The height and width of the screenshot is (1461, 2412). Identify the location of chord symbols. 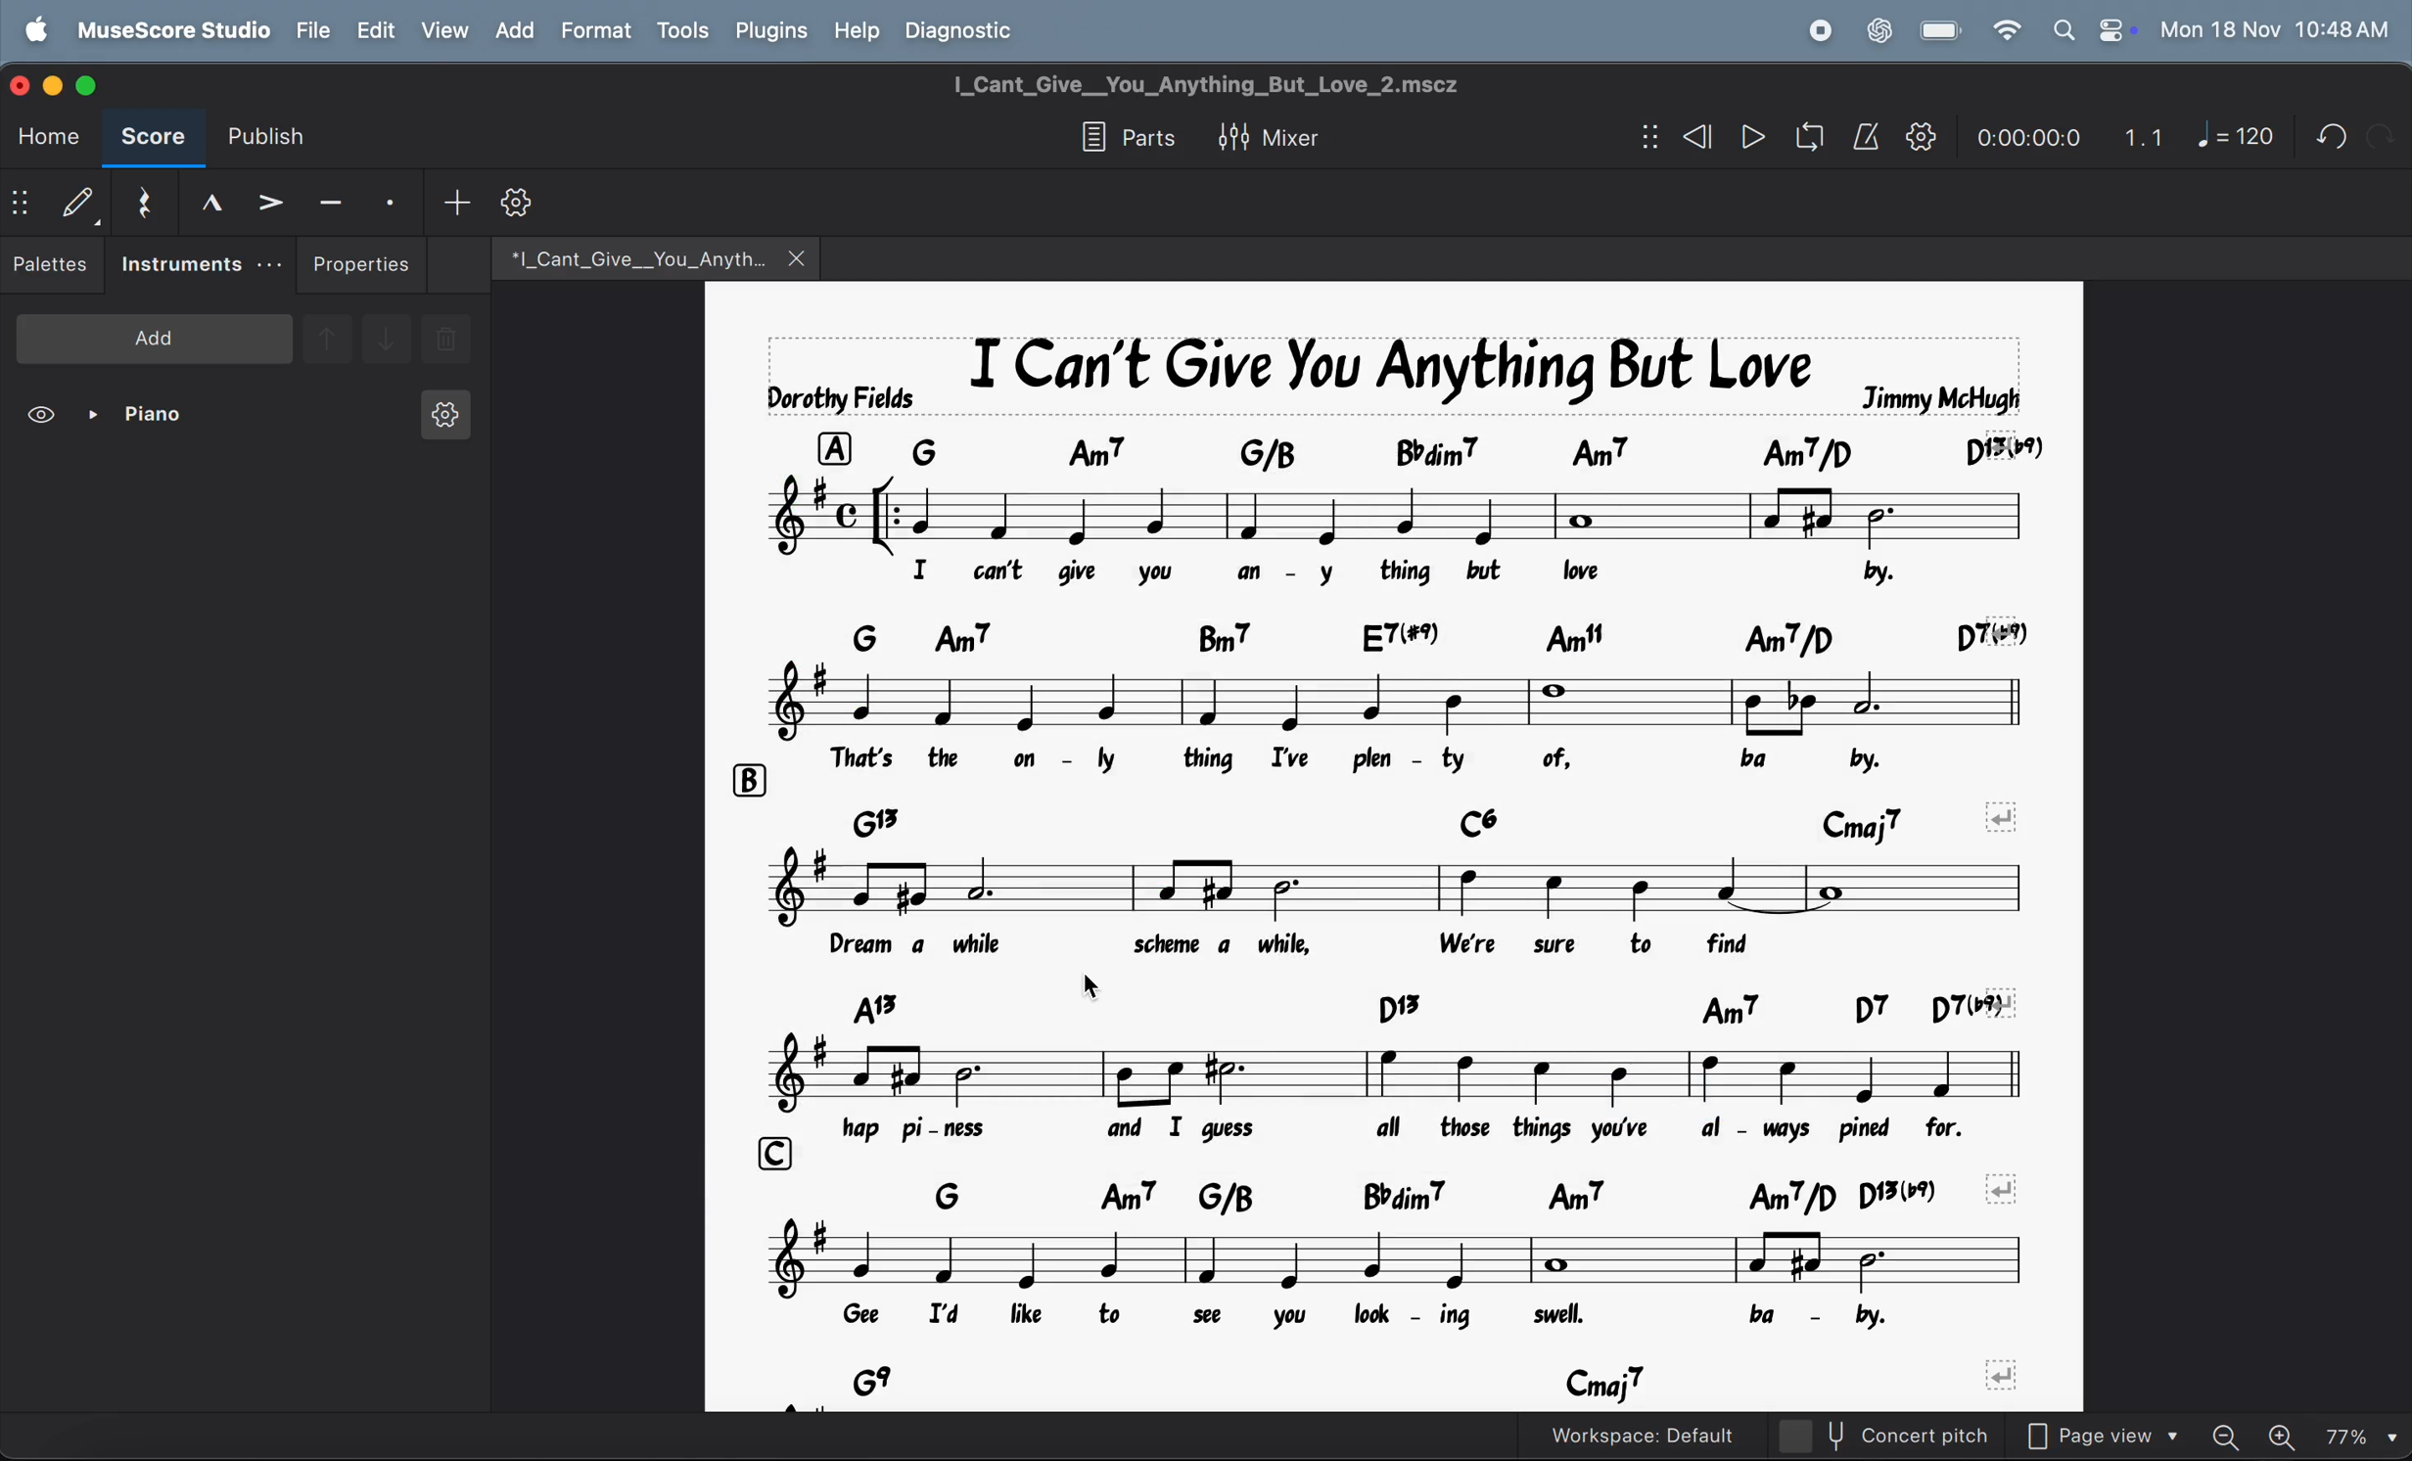
(1301, 810).